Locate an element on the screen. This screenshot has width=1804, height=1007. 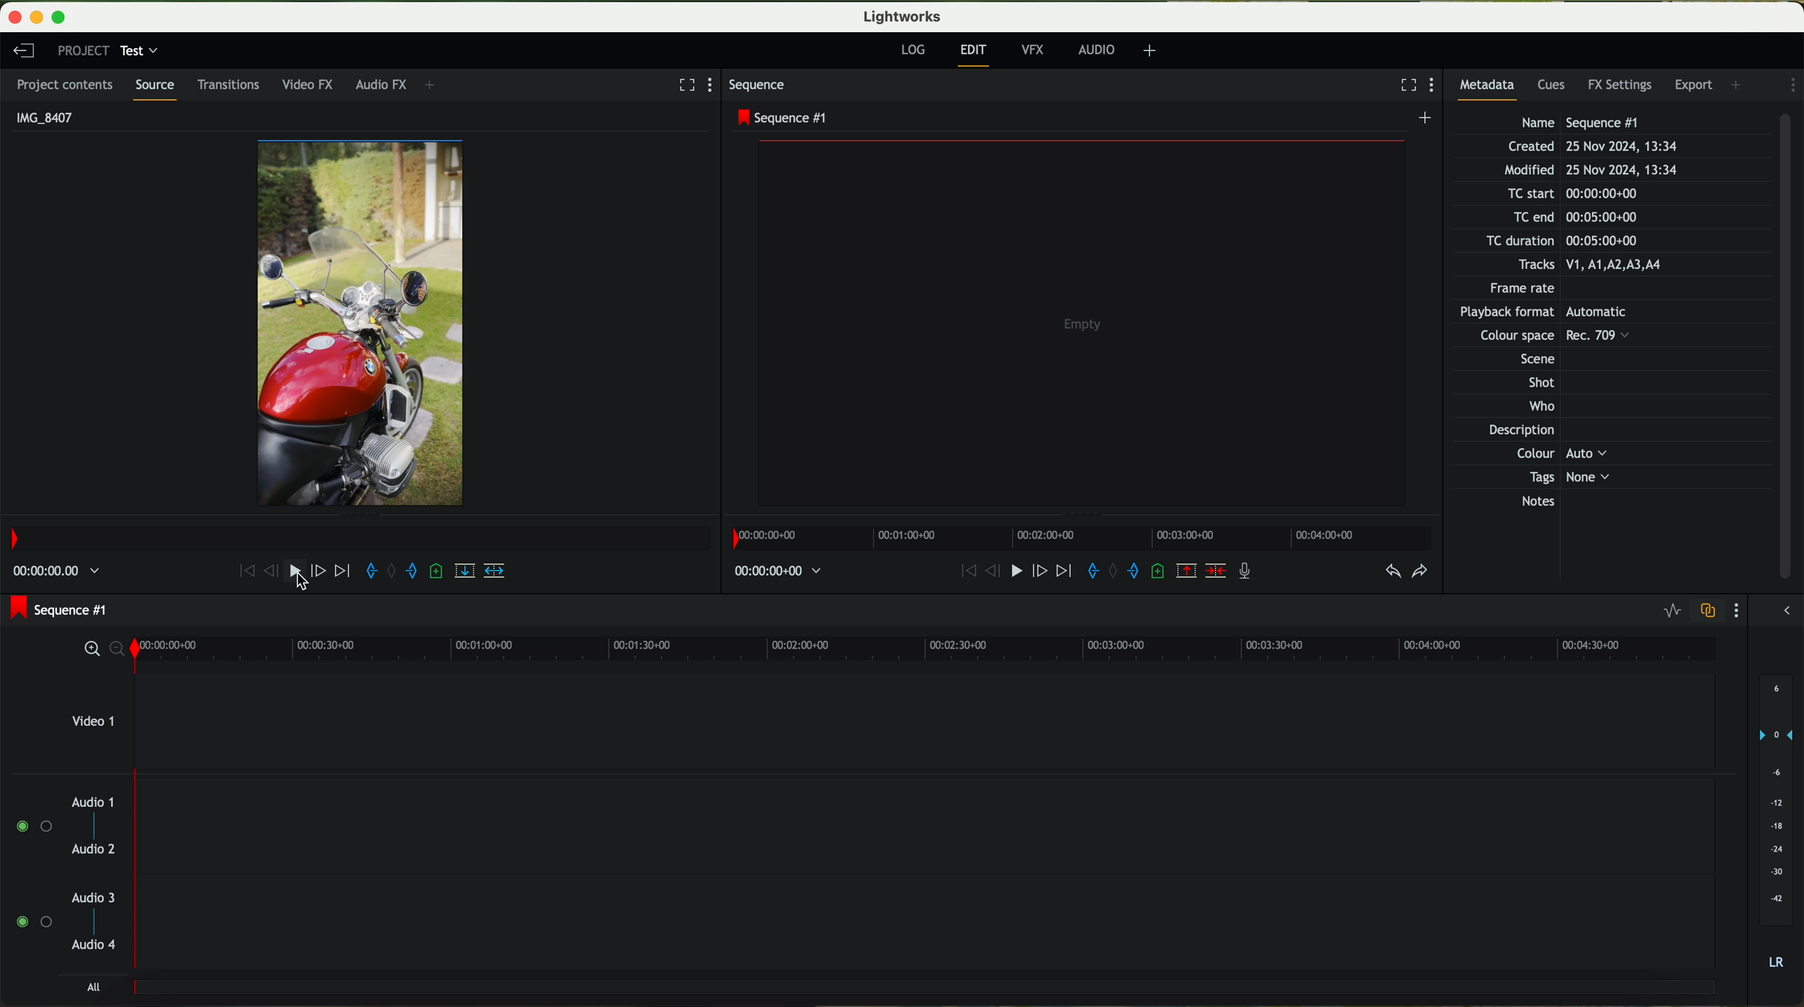
 play is located at coordinates (298, 571).